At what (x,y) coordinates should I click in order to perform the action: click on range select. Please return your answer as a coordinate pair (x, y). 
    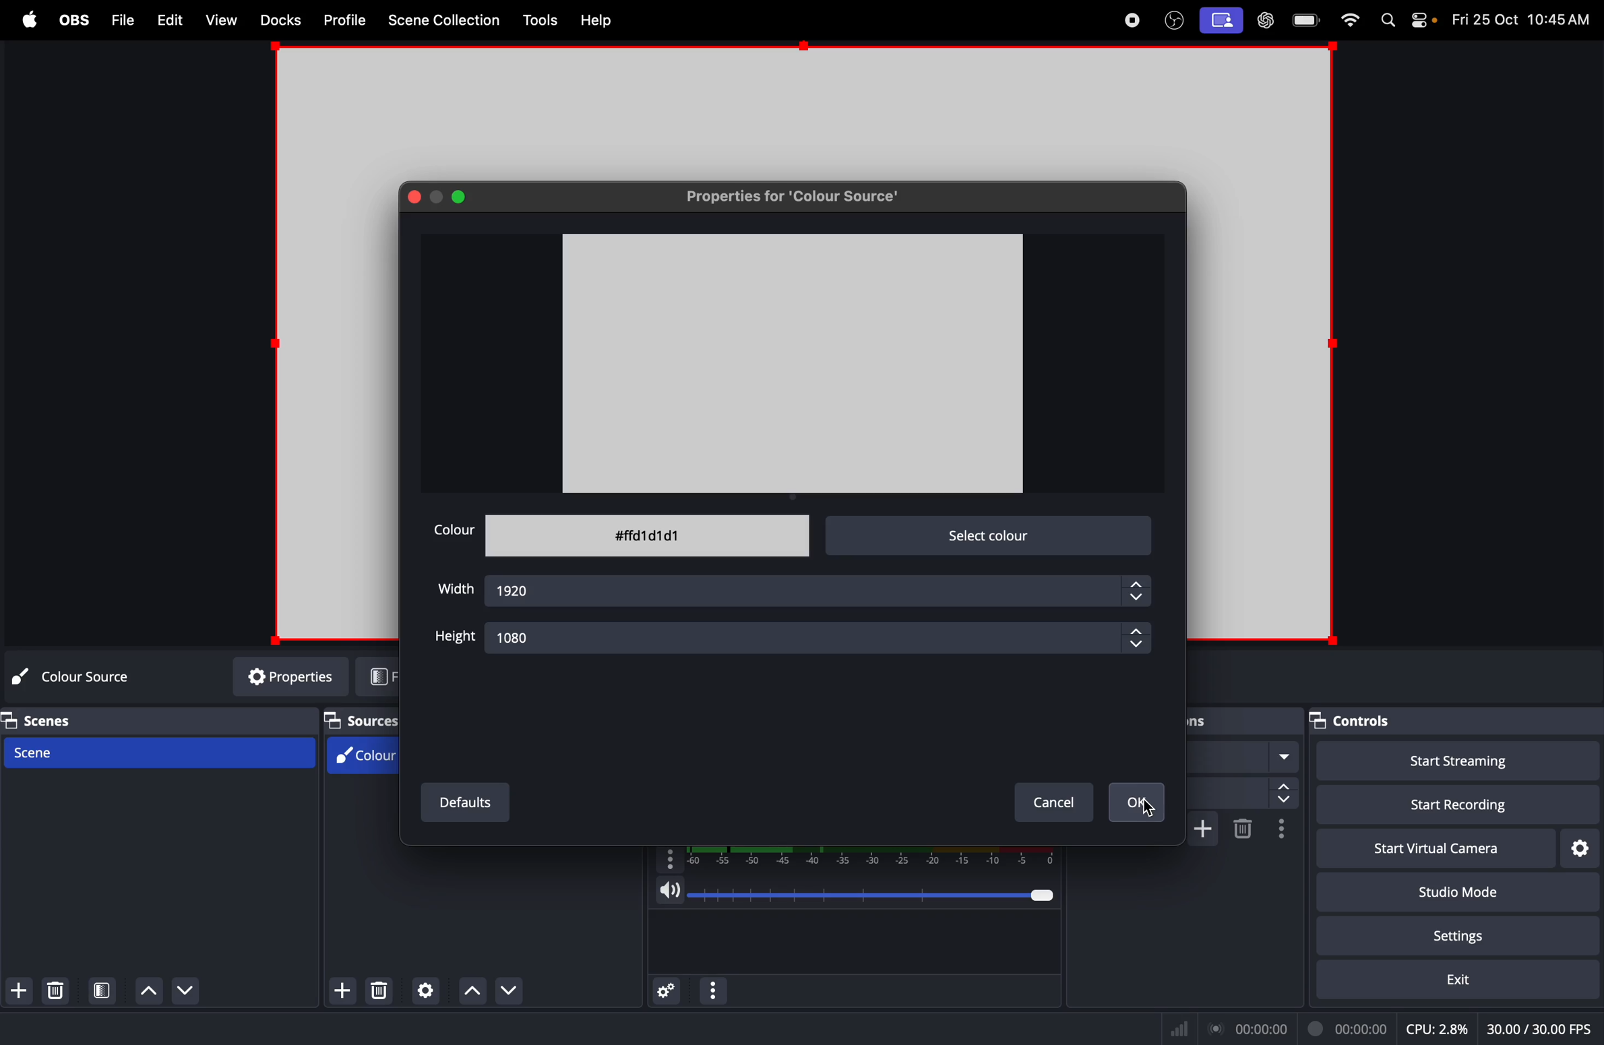
    Looking at the image, I should click on (861, 854).